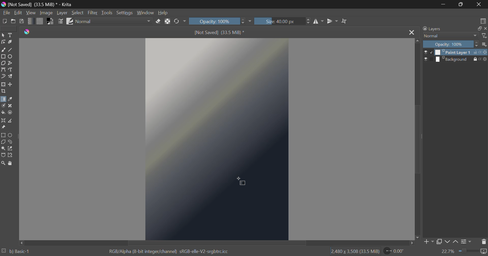 This screenshot has height=256, width=488. What do you see at coordinates (10, 84) in the screenshot?
I see `Move Layer` at bounding box center [10, 84].